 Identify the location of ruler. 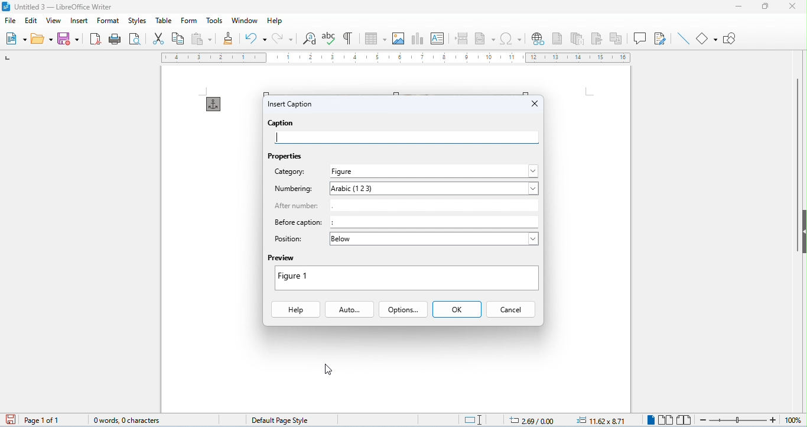
(396, 58).